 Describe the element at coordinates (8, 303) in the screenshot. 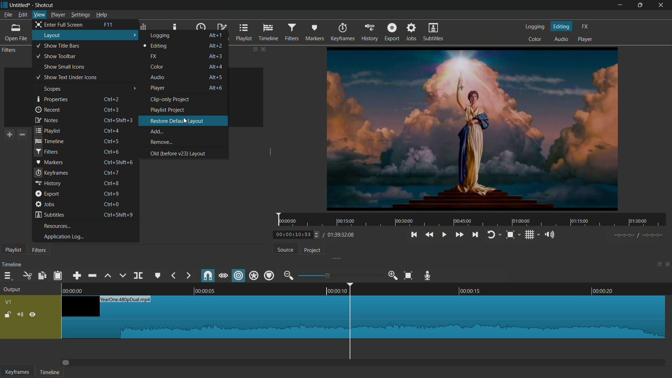

I see `v1` at that location.